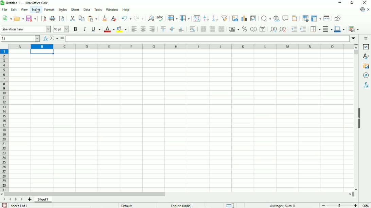 This screenshot has width=371, height=208. Describe the element at coordinates (327, 18) in the screenshot. I see `Split window` at that location.